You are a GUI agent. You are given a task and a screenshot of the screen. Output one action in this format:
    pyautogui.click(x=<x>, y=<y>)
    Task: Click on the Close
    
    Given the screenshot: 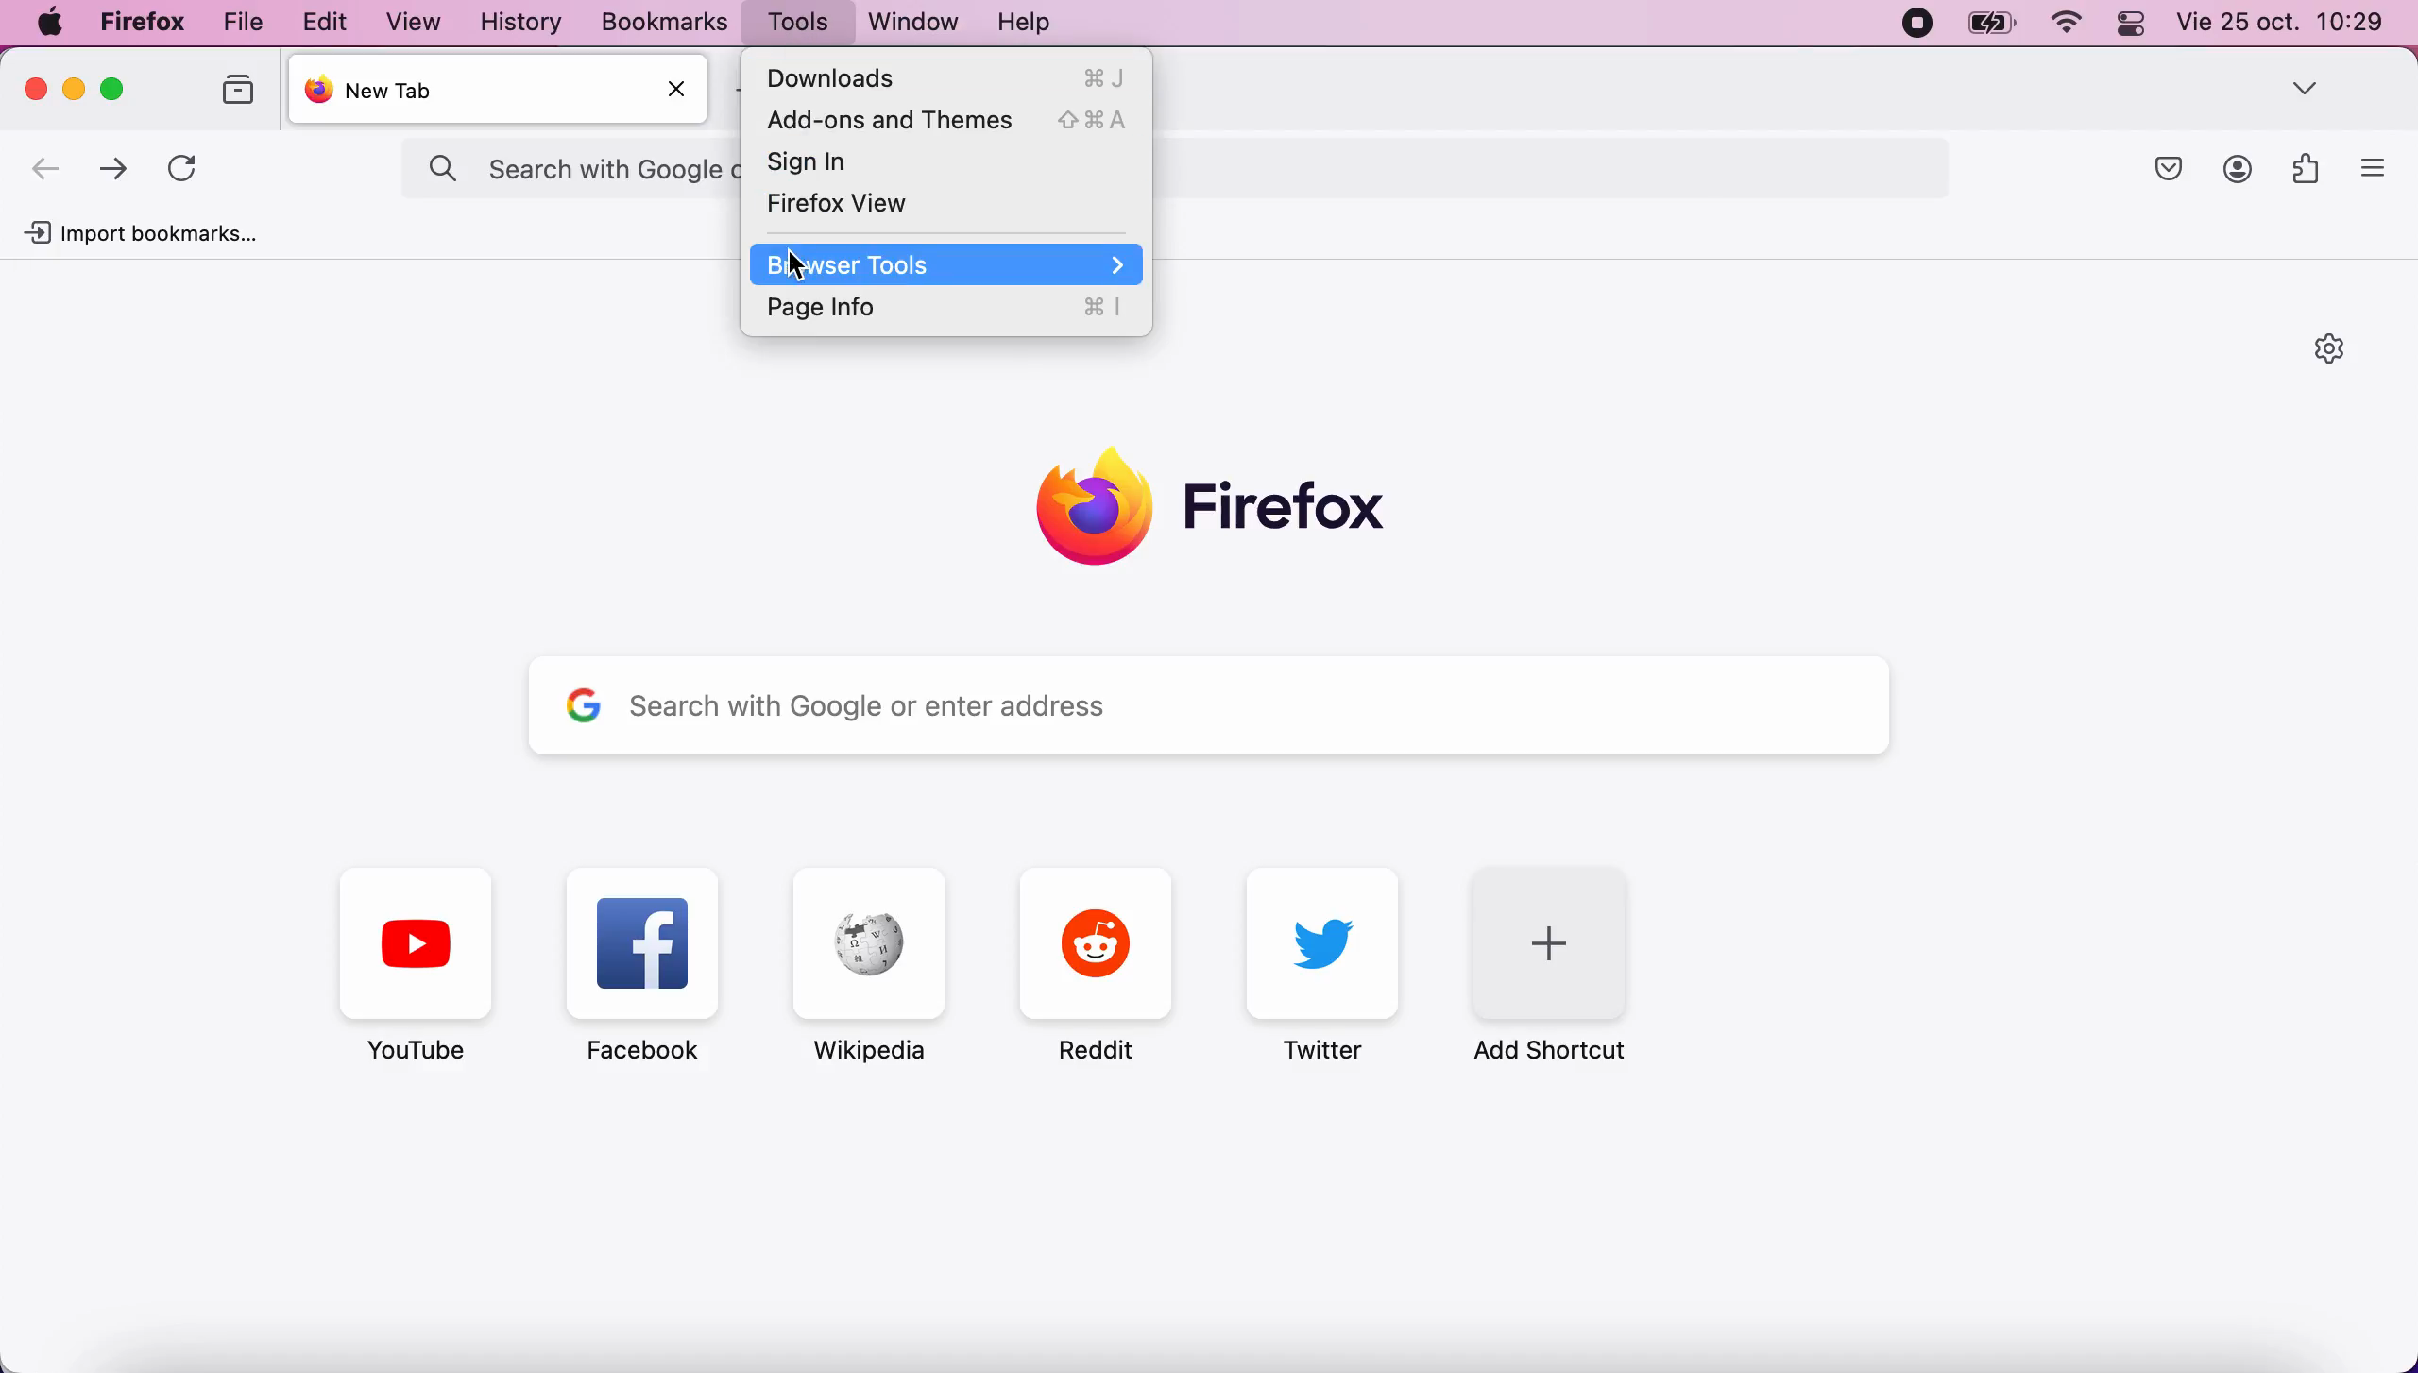 What is the action you would take?
    pyautogui.click(x=677, y=88)
    